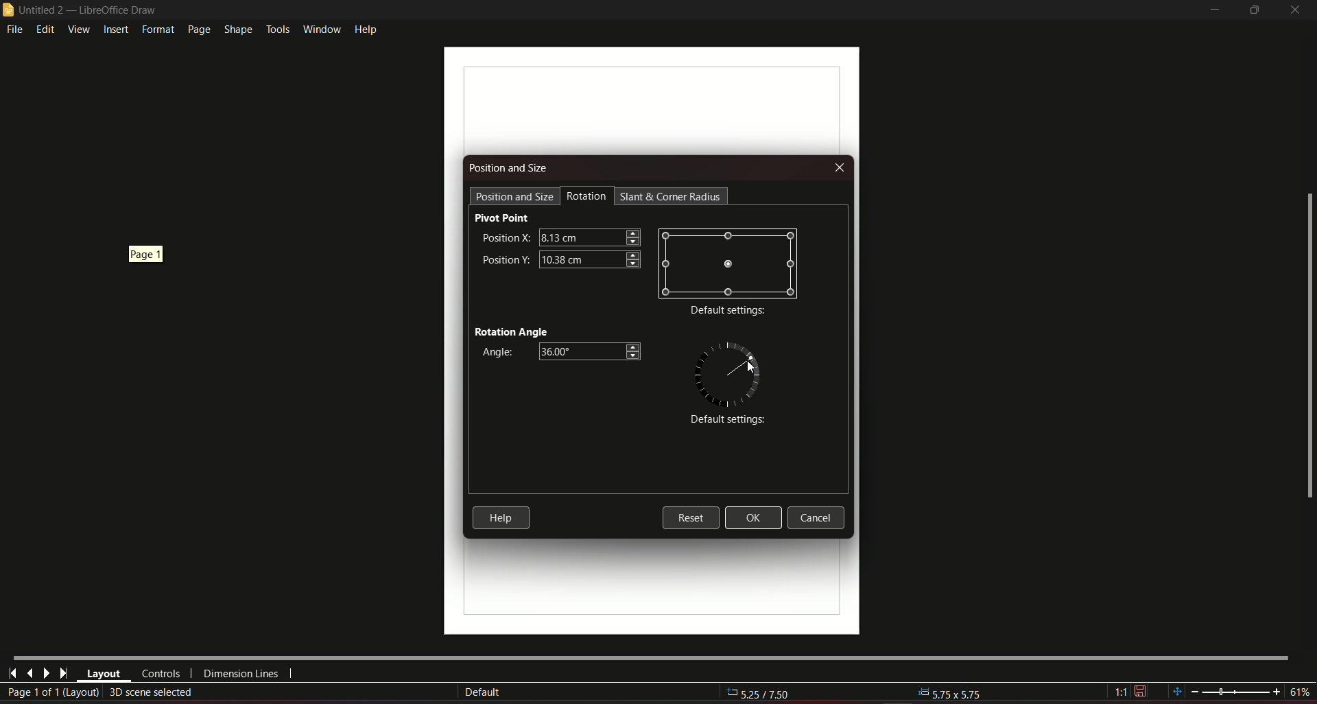 This screenshot has width=1317, height=704. What do you see at coordinates (502, 218) in the screenshot?
I see `Pivot Point` at bounding box center [502, 218].